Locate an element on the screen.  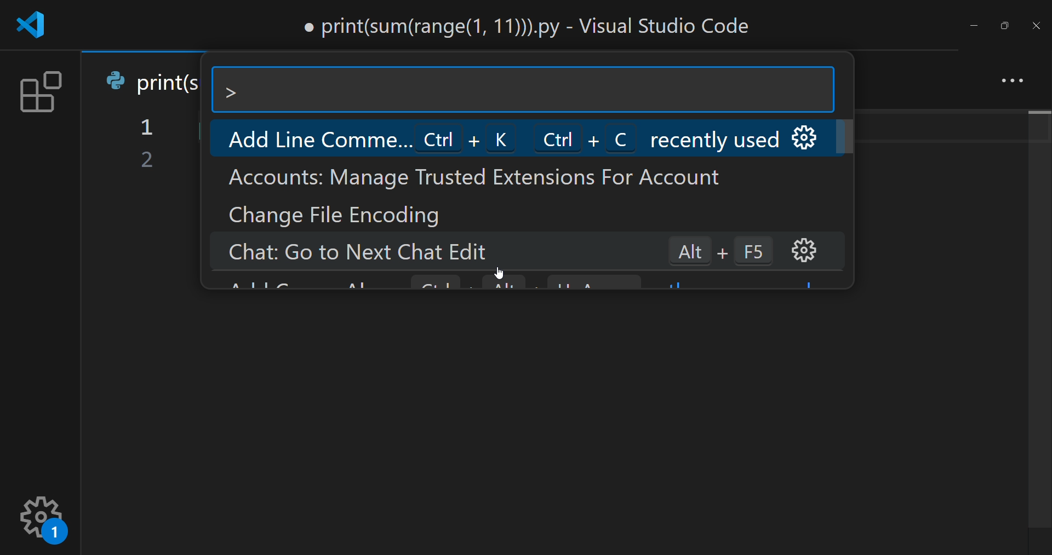
option setting is located at coordinates (805, 251).